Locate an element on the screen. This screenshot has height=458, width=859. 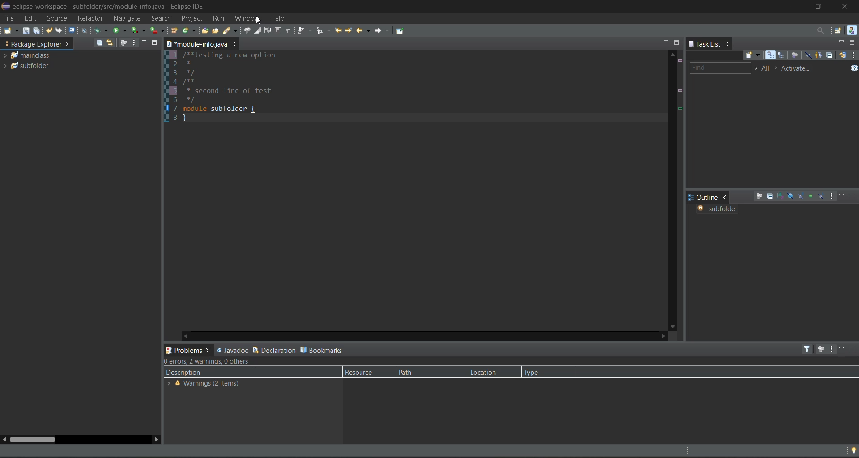
subfolder is located at coordinates (35, 69).